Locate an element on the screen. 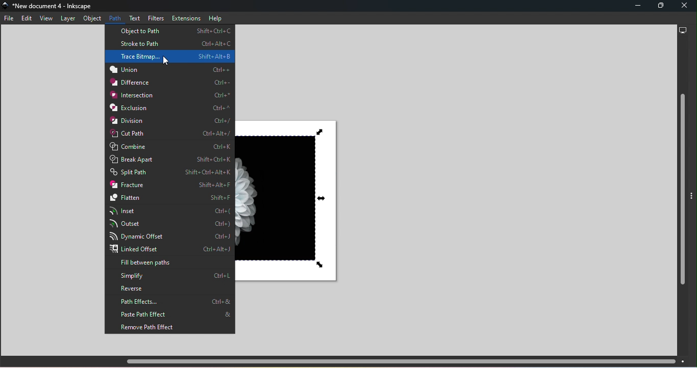  File name is located at coordinates (51, 7).